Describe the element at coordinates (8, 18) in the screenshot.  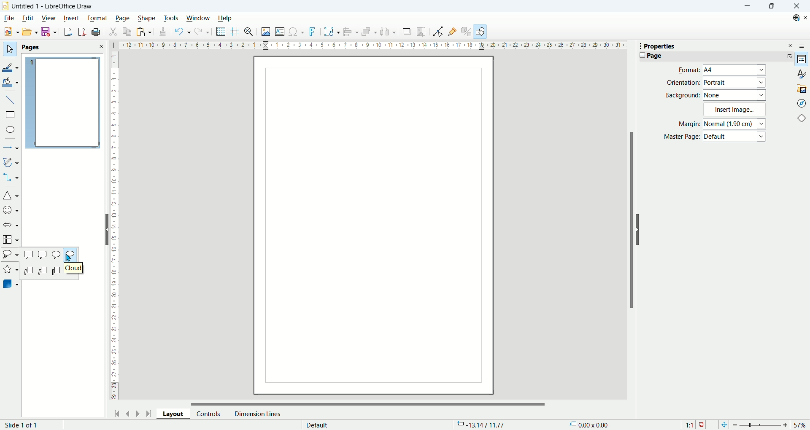
I see `file` at that location.